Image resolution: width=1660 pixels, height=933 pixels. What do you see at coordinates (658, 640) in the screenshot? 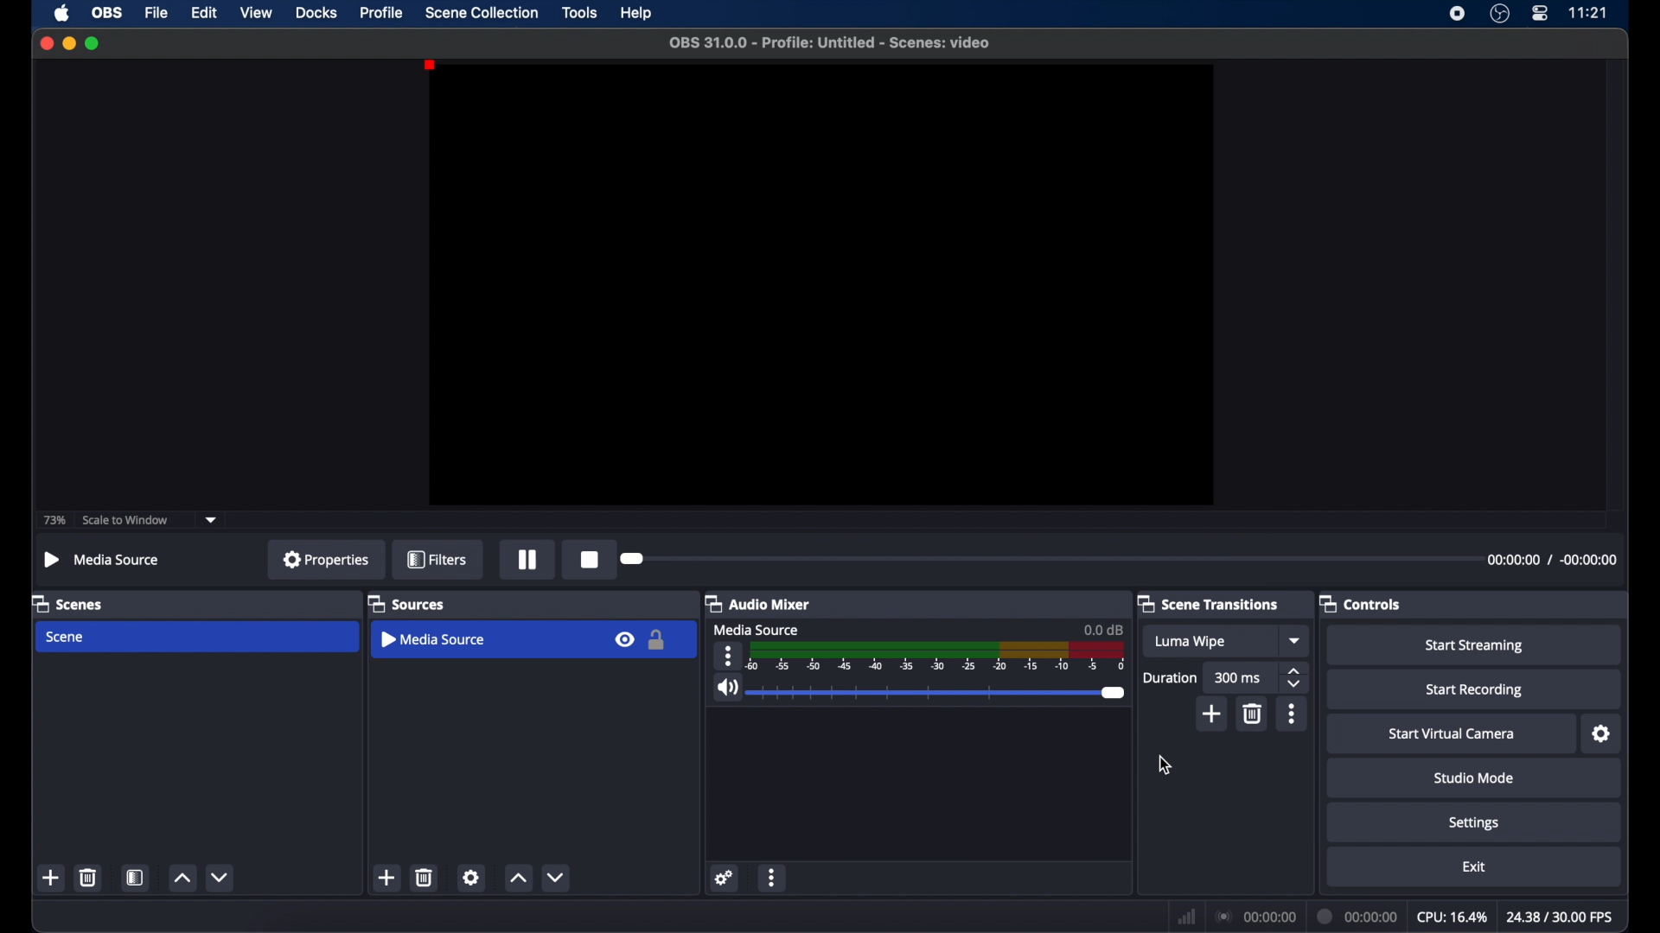
I see `lock` at bounding box center [658, 640].